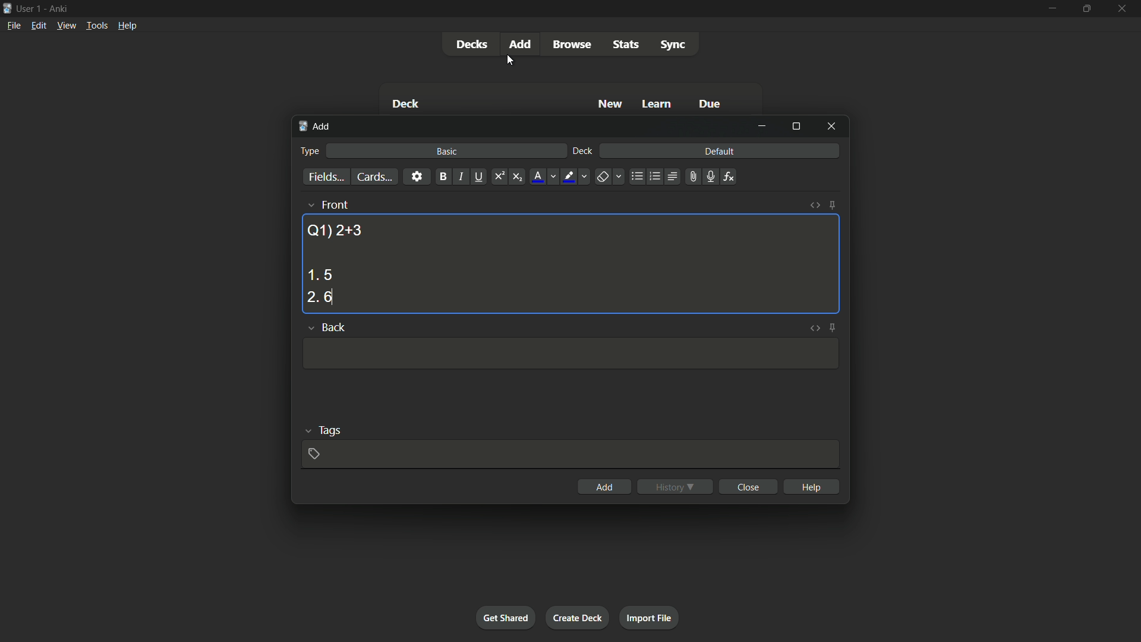 The width and height of the screenshot is (1141, 642). Describe the element at coordinates (832, 205) in the screenshot. I see `toggle sticky` at that location.